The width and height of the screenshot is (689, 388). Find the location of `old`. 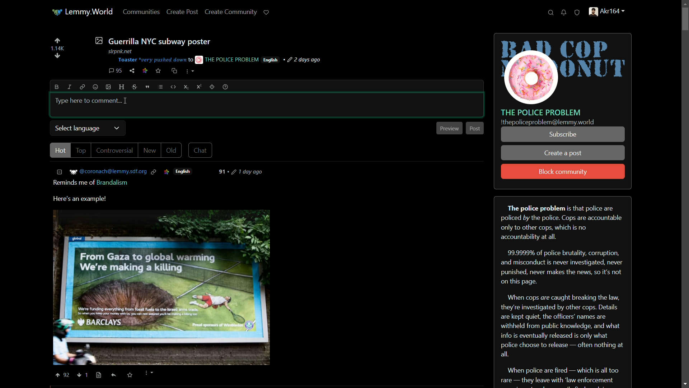

old is located at coordinates (171, 151).